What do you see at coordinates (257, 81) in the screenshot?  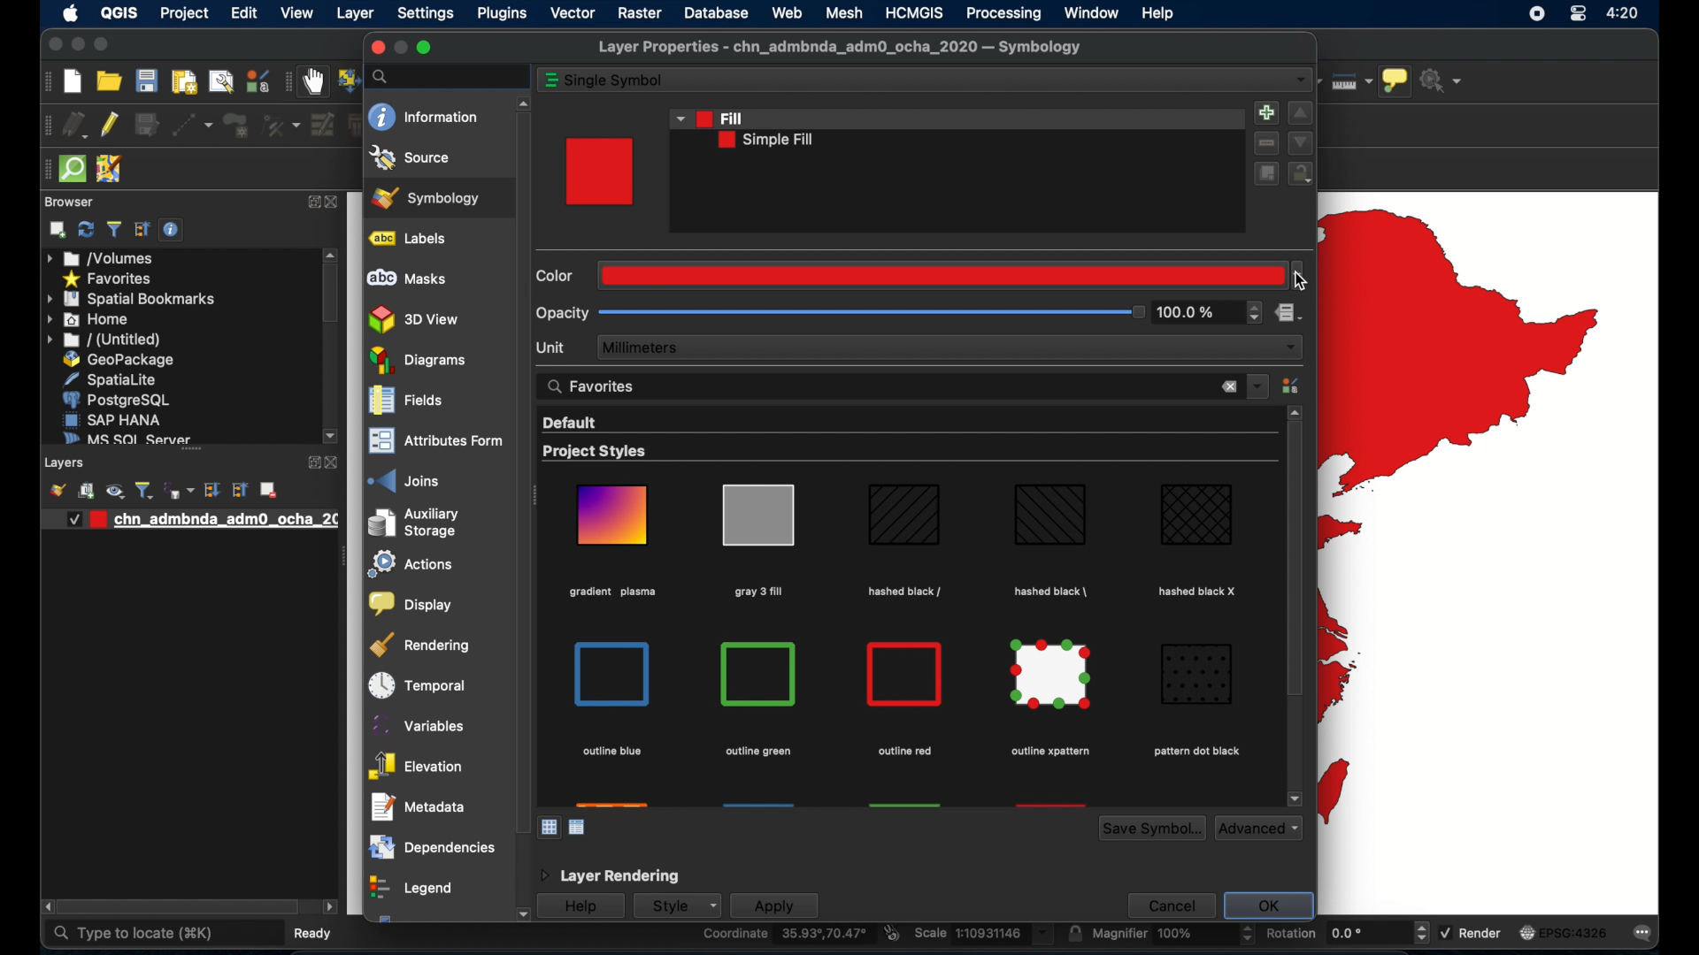 I see `style manager` at bounding box center [257, 81].